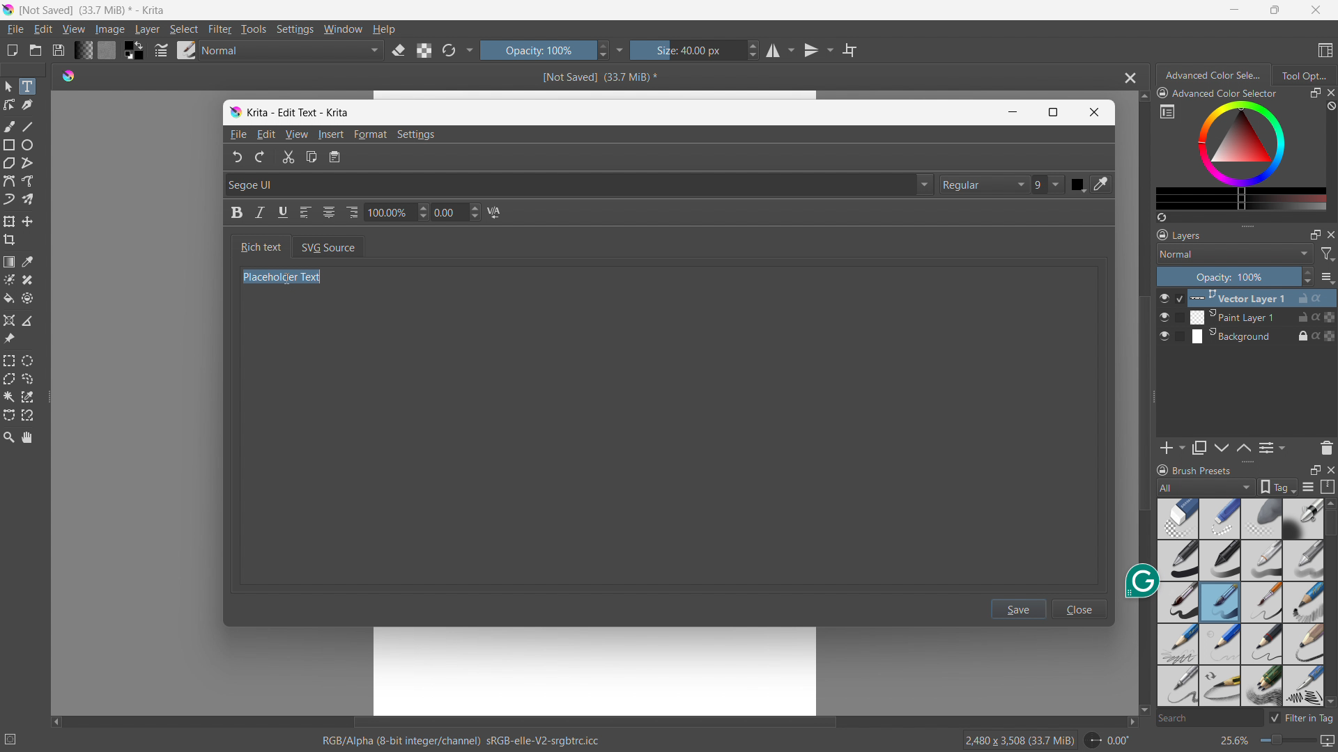 This screenshot has height=752, width=1338. What do you see at coordinates (27, 164) in the screenshot?
I see `polyline tool` at bounding box center [27, 164].